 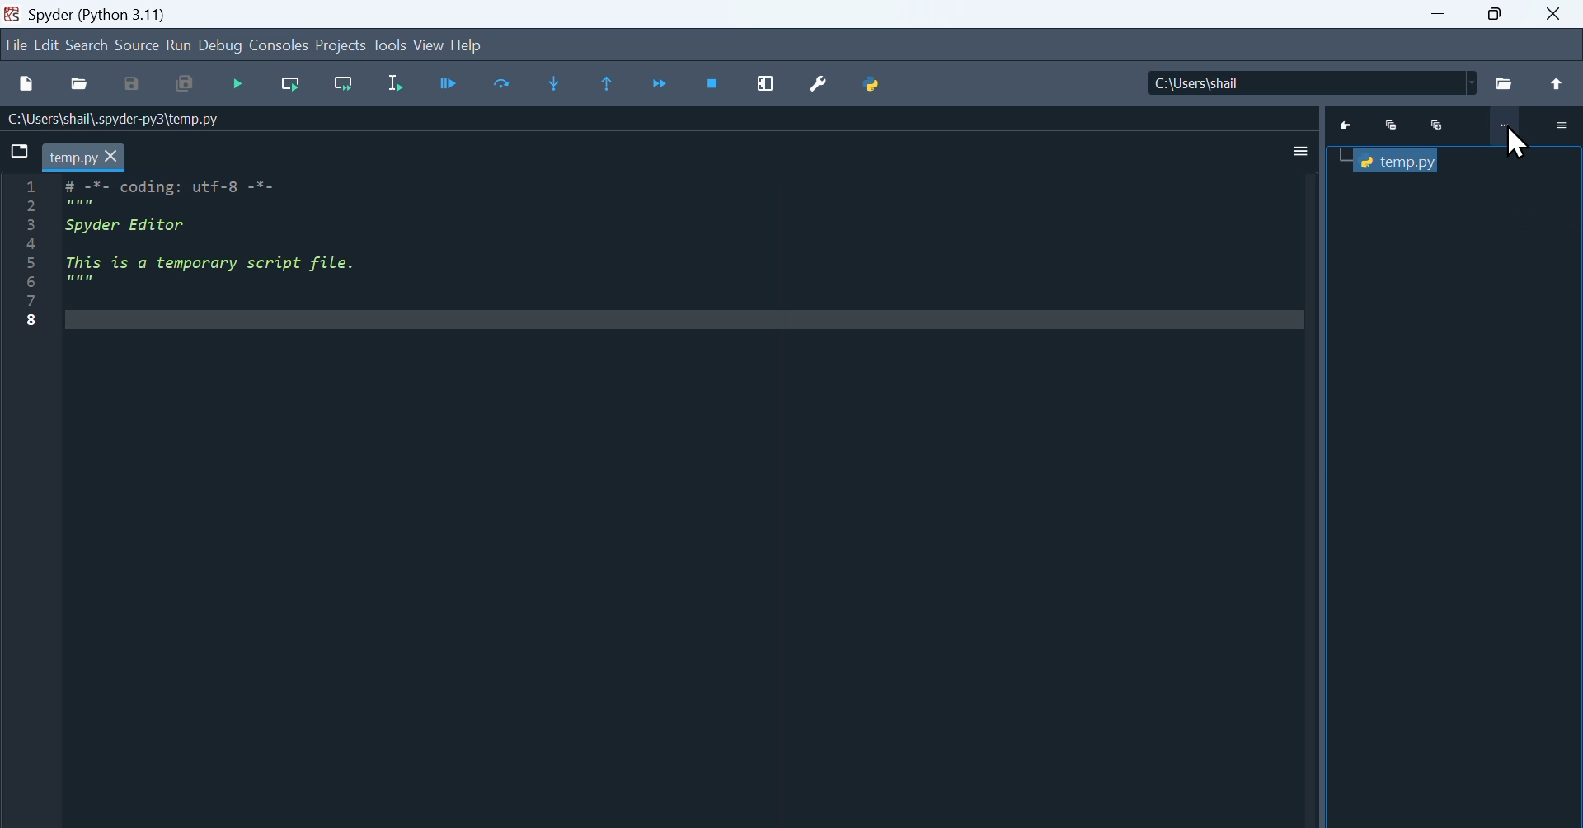 I want to click on Minimize, so click(x=1395, y=126).